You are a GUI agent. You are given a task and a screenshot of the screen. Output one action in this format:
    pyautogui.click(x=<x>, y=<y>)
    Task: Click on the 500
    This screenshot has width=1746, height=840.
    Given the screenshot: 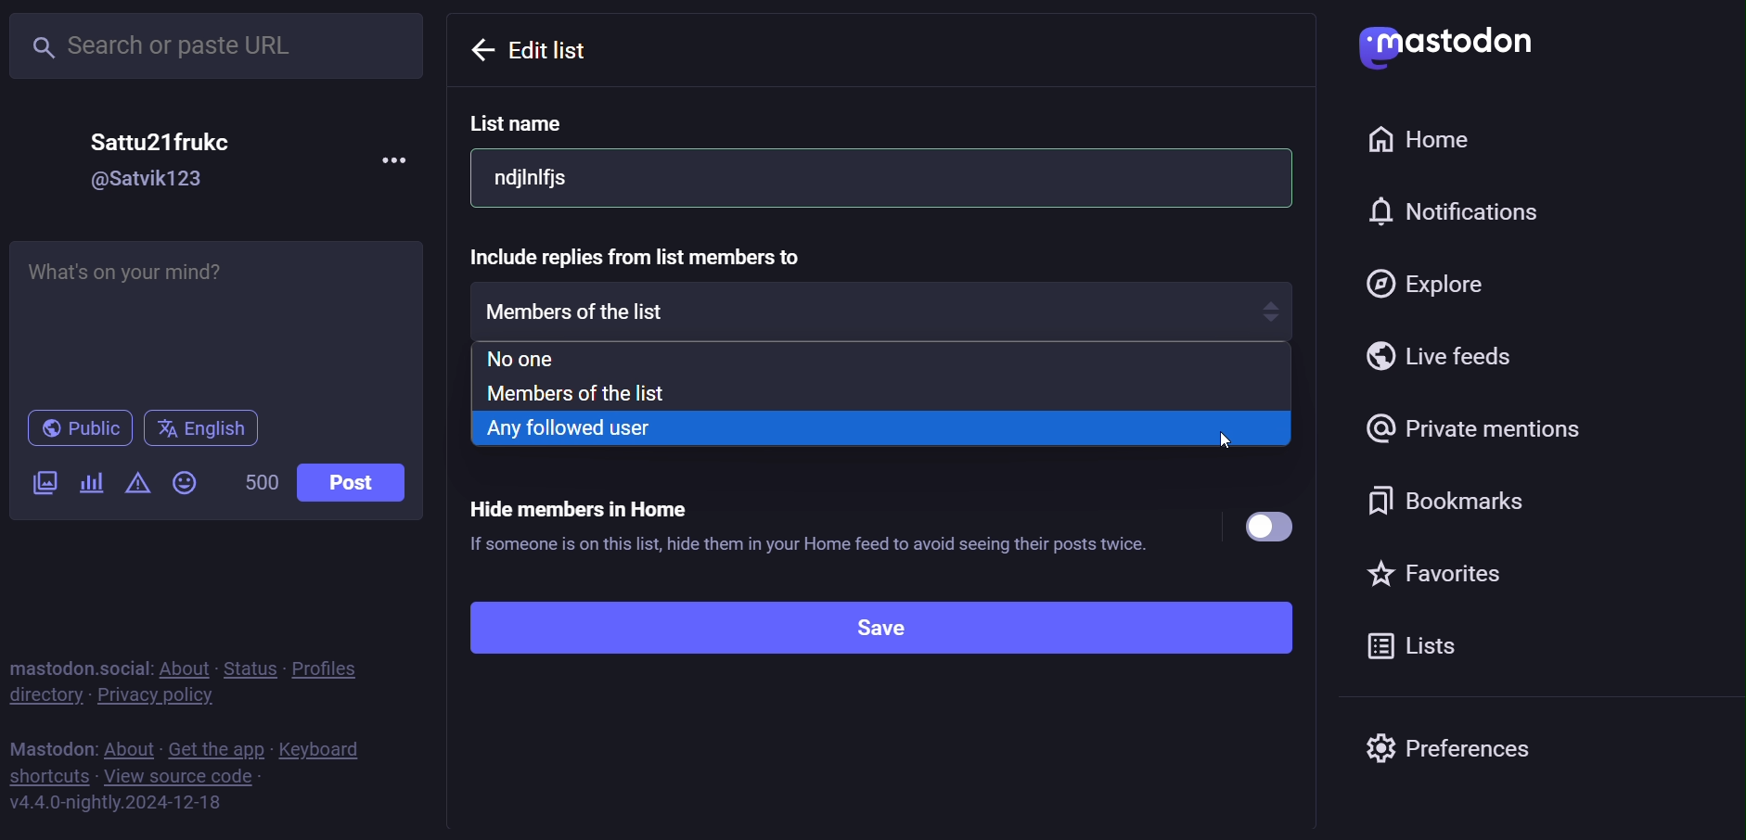 What is the action you would take?
    pyautogui.click(x=262, y=483)
    